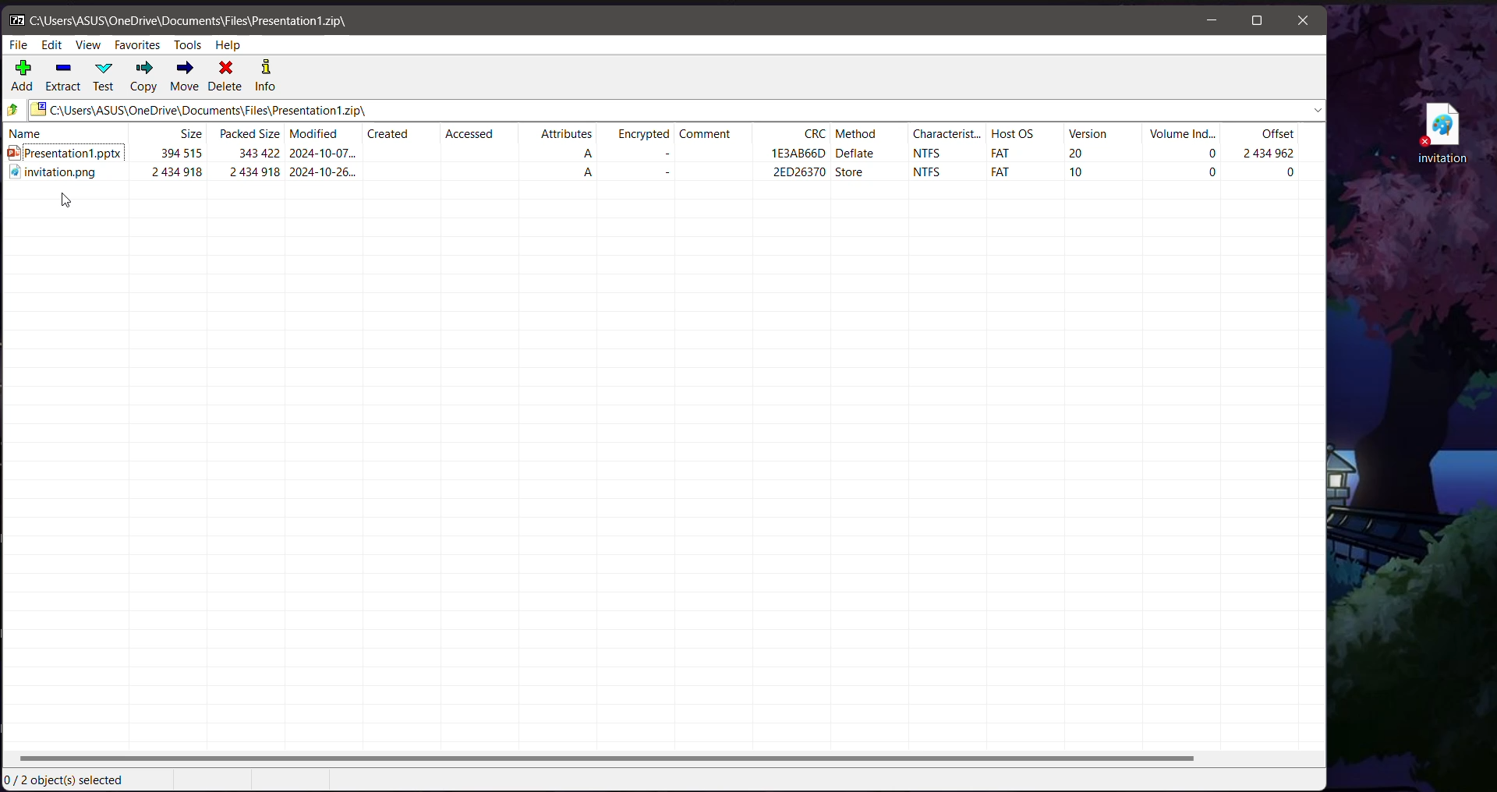 The height and width of the screenshot is (792, 1497). Describe the element at coordinates (1302, 22) in the screenshot. I see `Close` at that location.